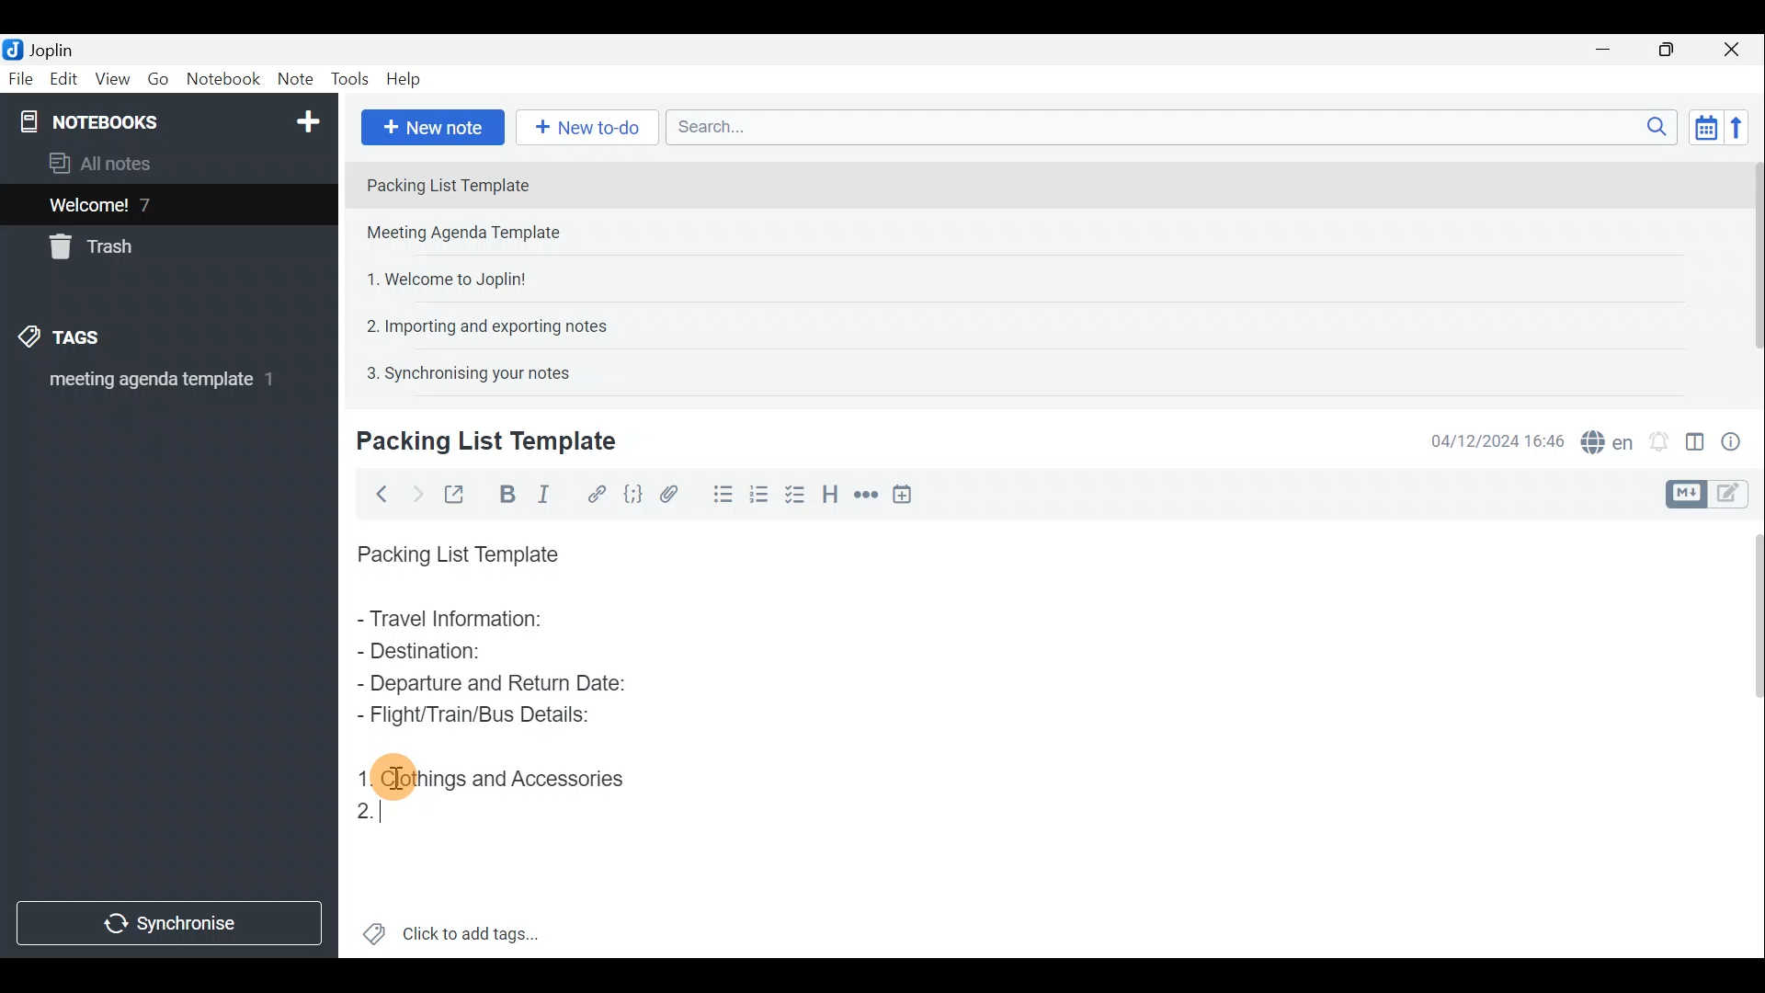  I want to click on Toggle editor layout, so click(1694, 436).